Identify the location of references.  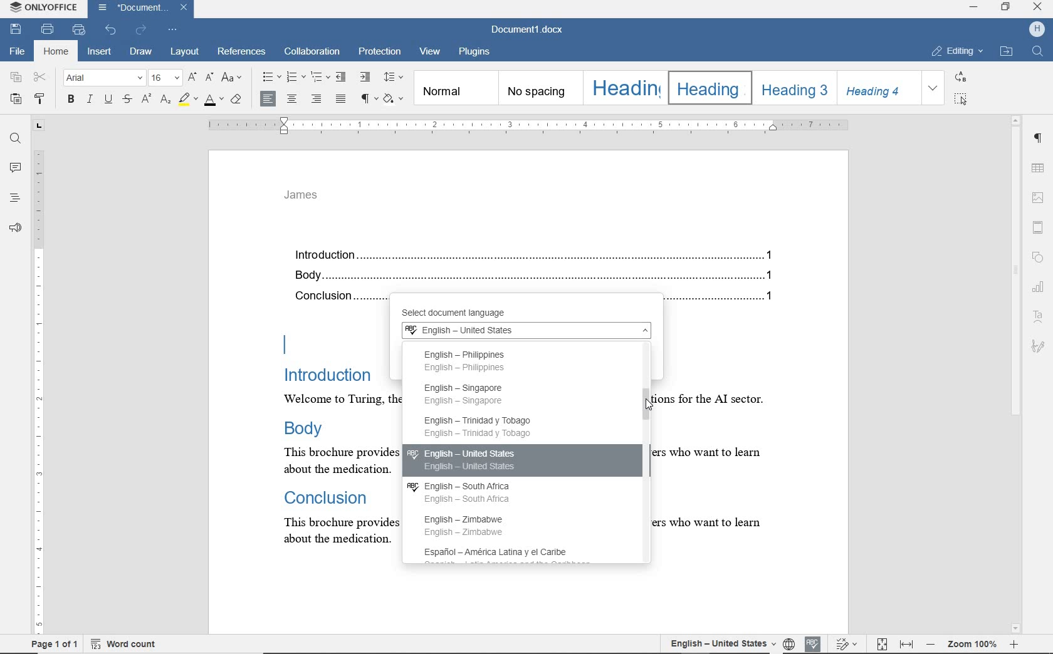
(243, 53).